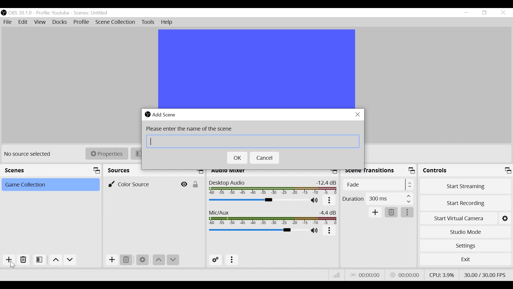 This screenshot has width=513, height=289. I want to click on View, so click(40, 23).